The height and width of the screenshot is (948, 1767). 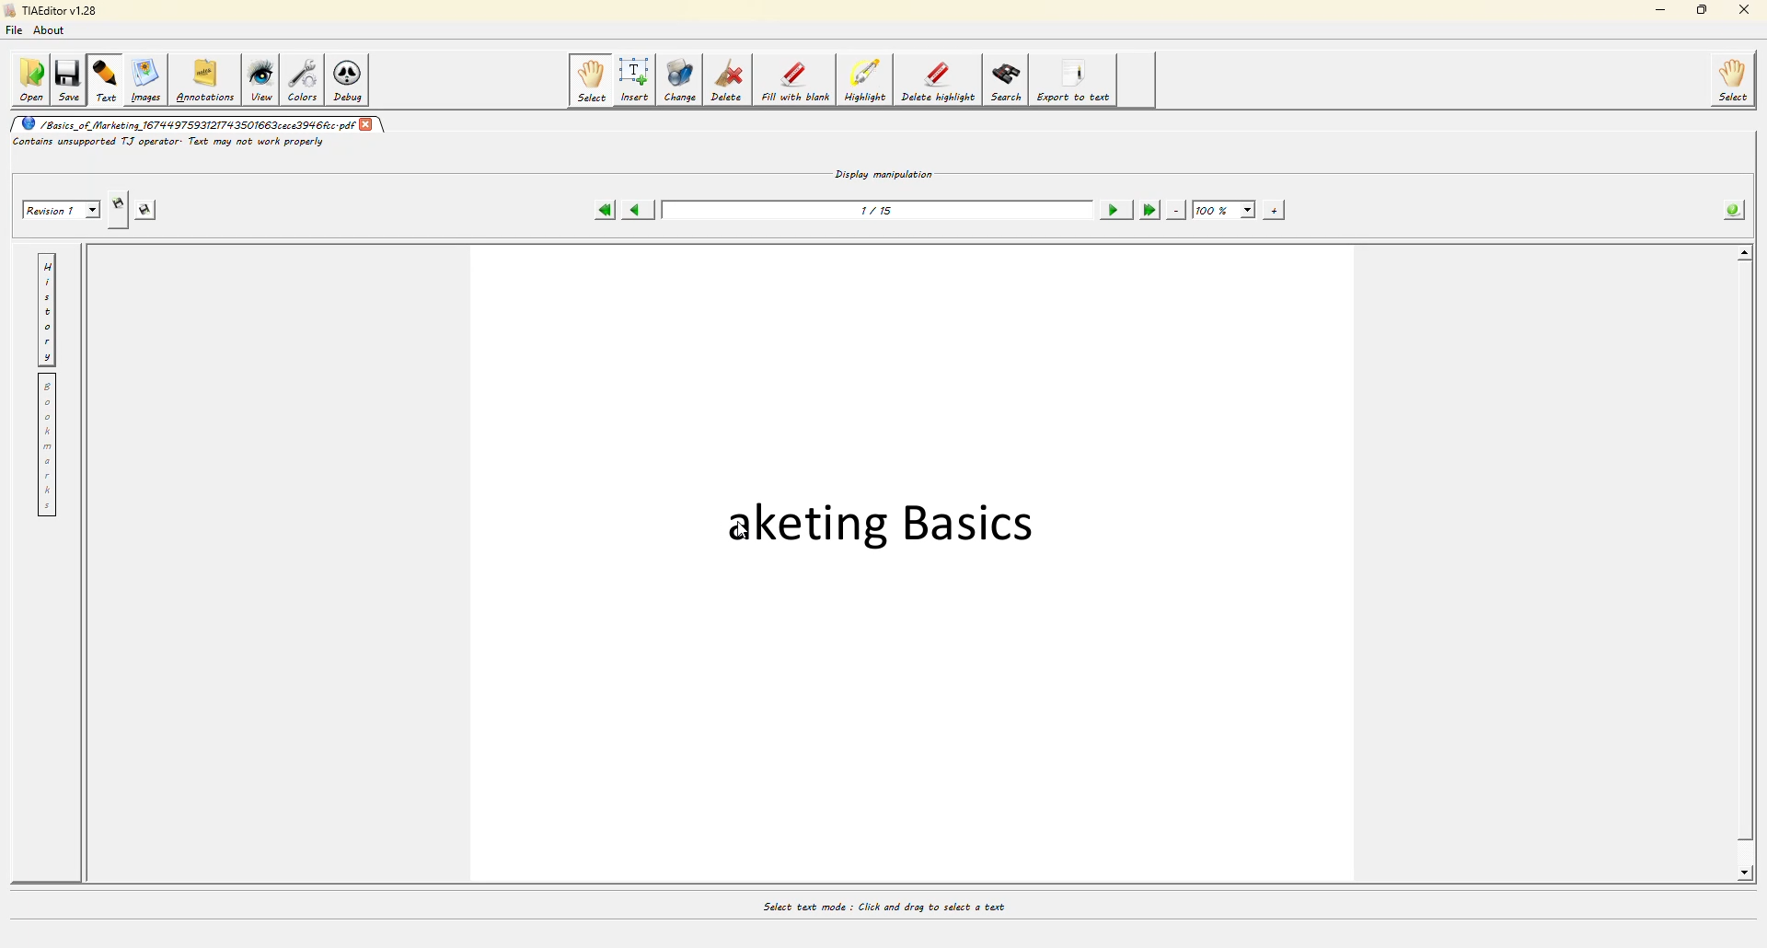 What do you see at coordinates (883, 176) in the screenshot?
I see `display manipulation` at bounding box center [883, 176].